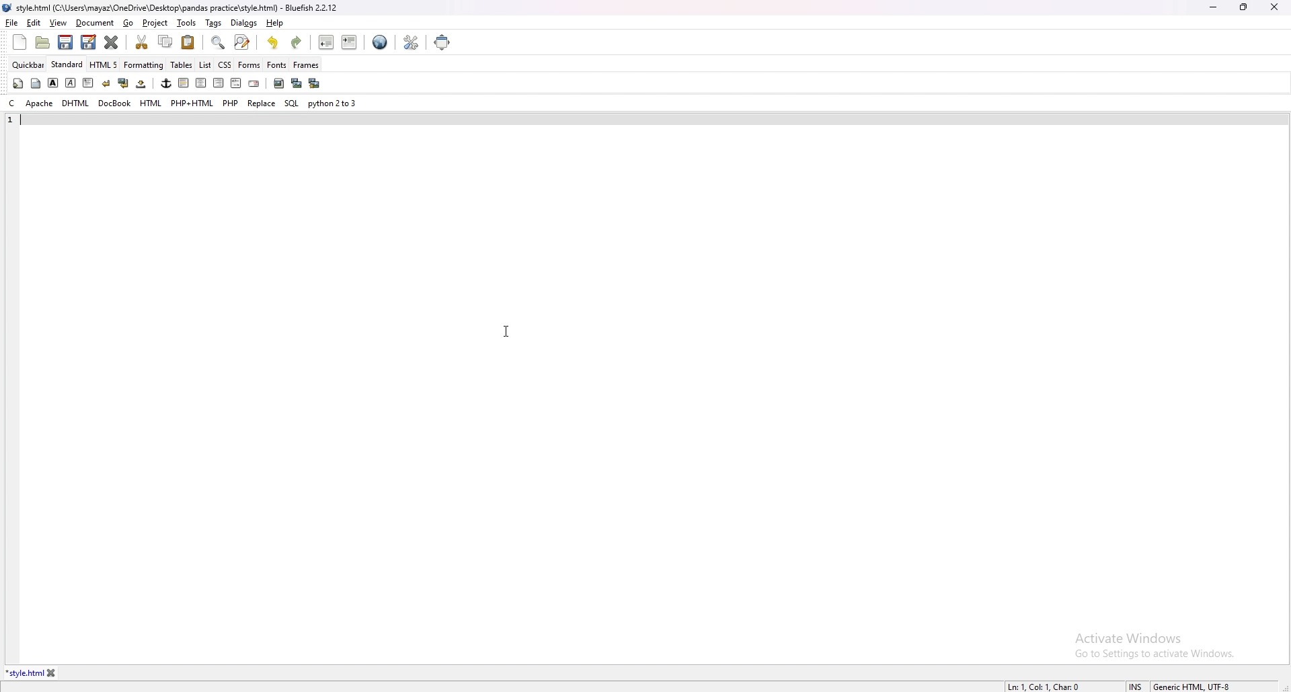 The image size is (1291, 692). I want to click on replace, so click(262, 103).